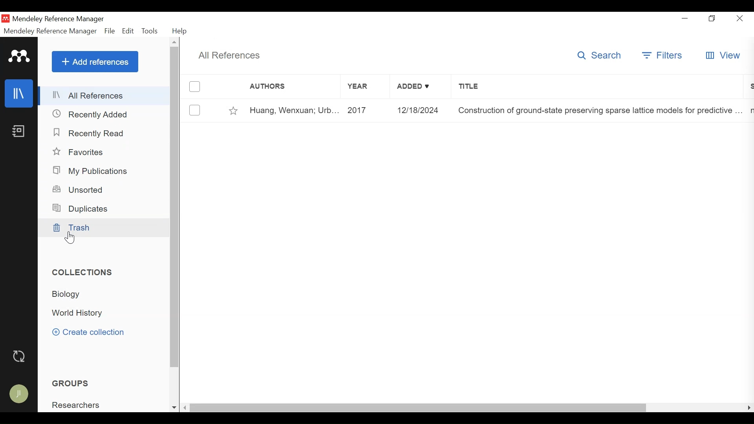 The width and height of the screenshot is (754, 424). I want to click on Scroll down, so click(173, 408).